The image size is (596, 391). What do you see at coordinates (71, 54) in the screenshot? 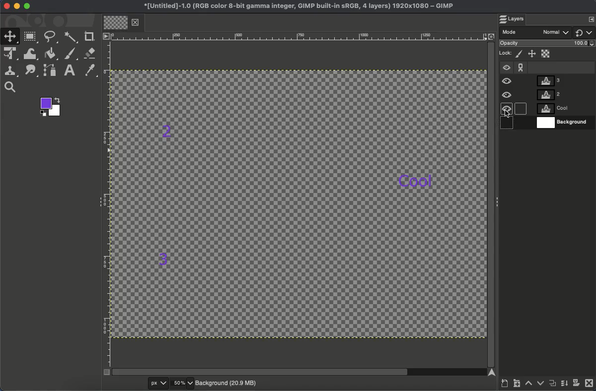
I see `Brush` at bounding box center [71, 54].